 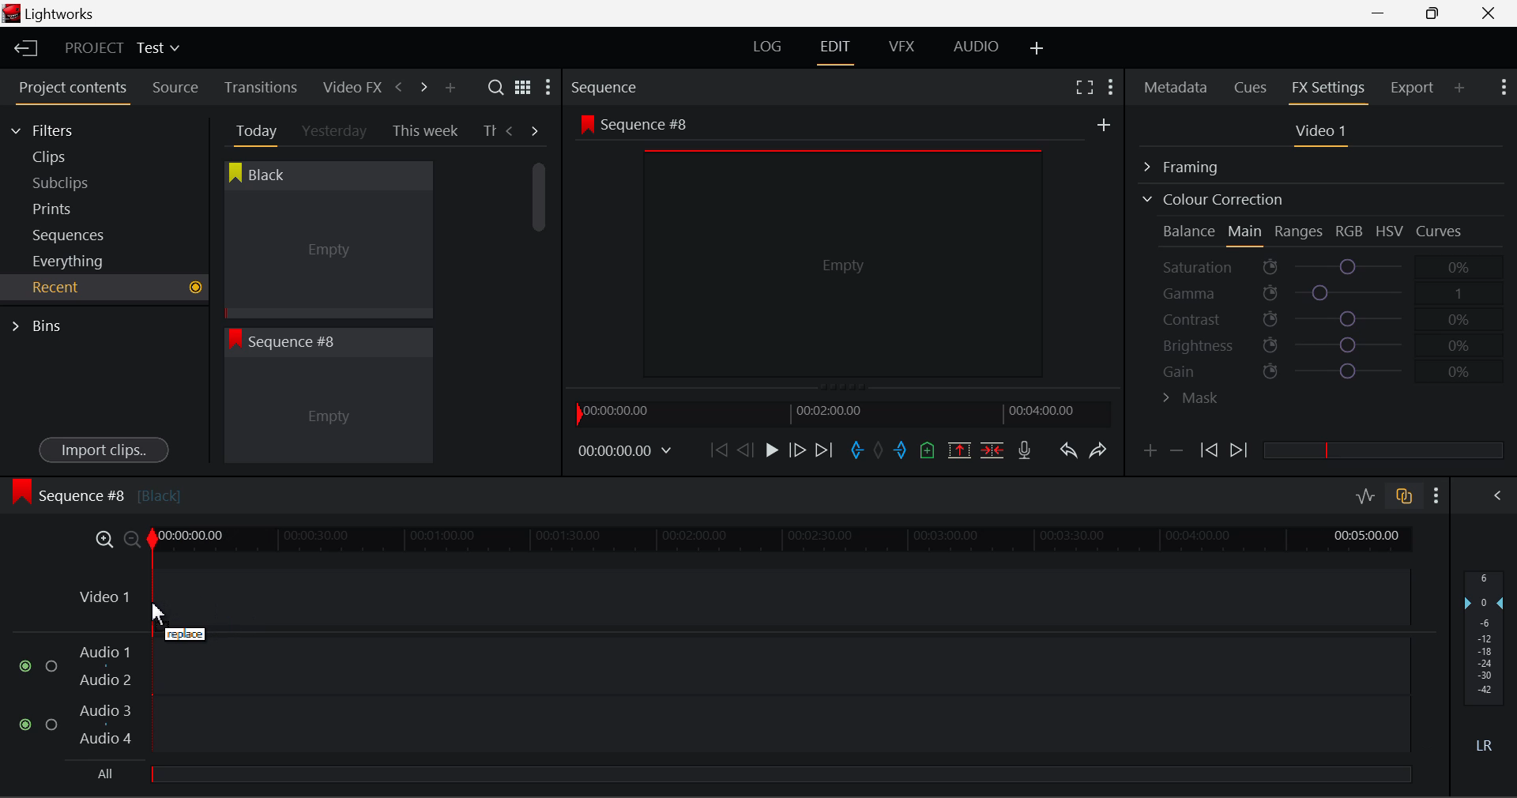 I want to click on Sequence Preview Section, so click(x=608, y=88).